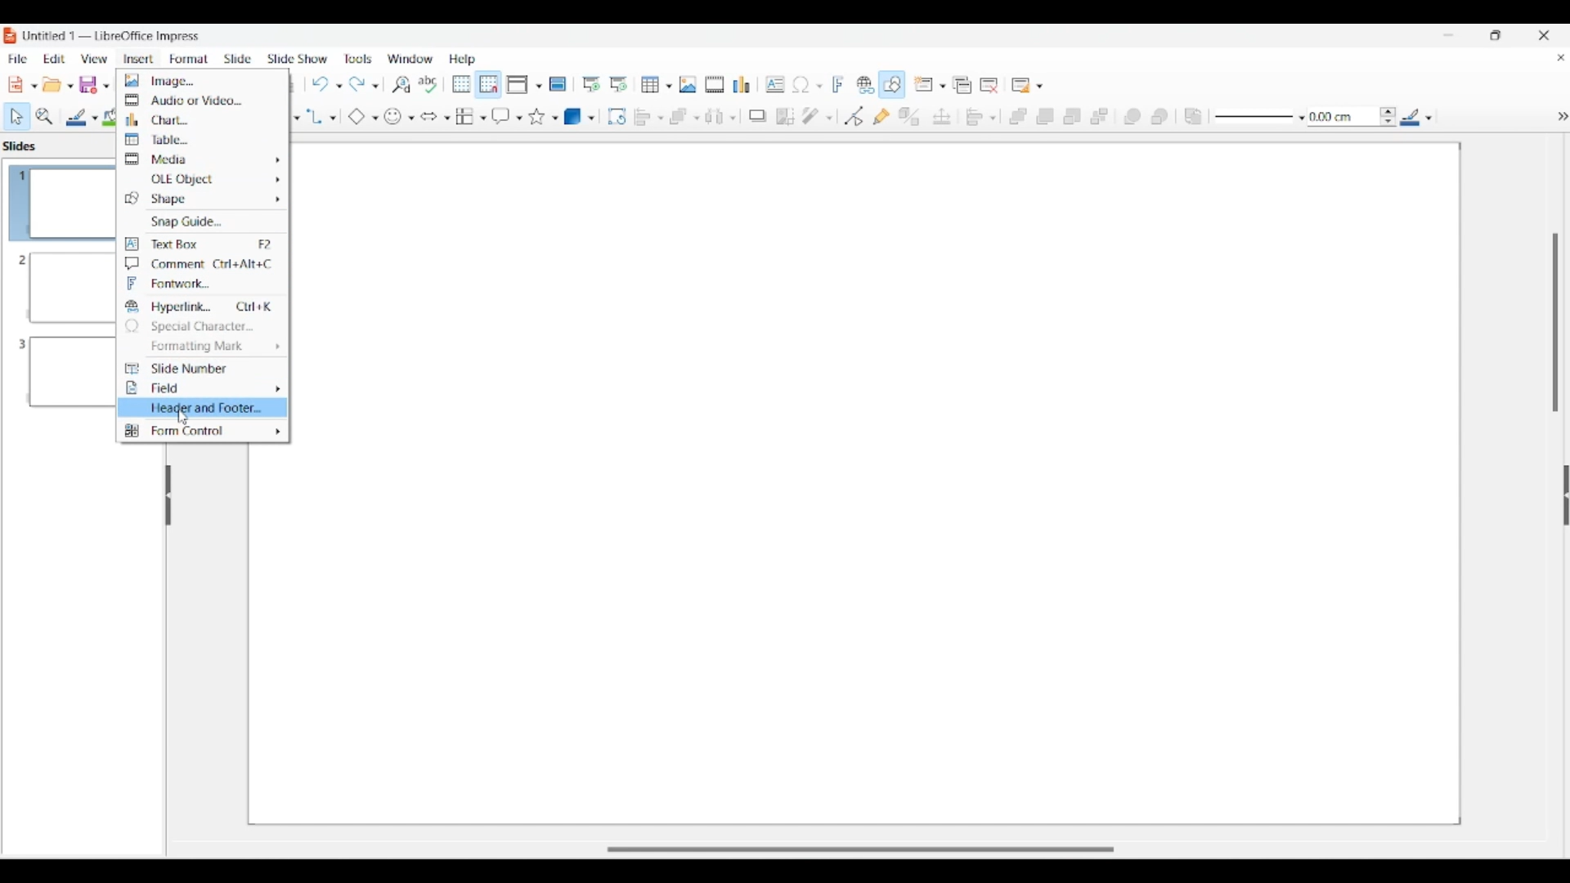 This screenshot has height=883, width=1570. What do you see at coordinates (202, 222) in the screenshot?
I see `Snap guide` at bounding box center [202, 222].